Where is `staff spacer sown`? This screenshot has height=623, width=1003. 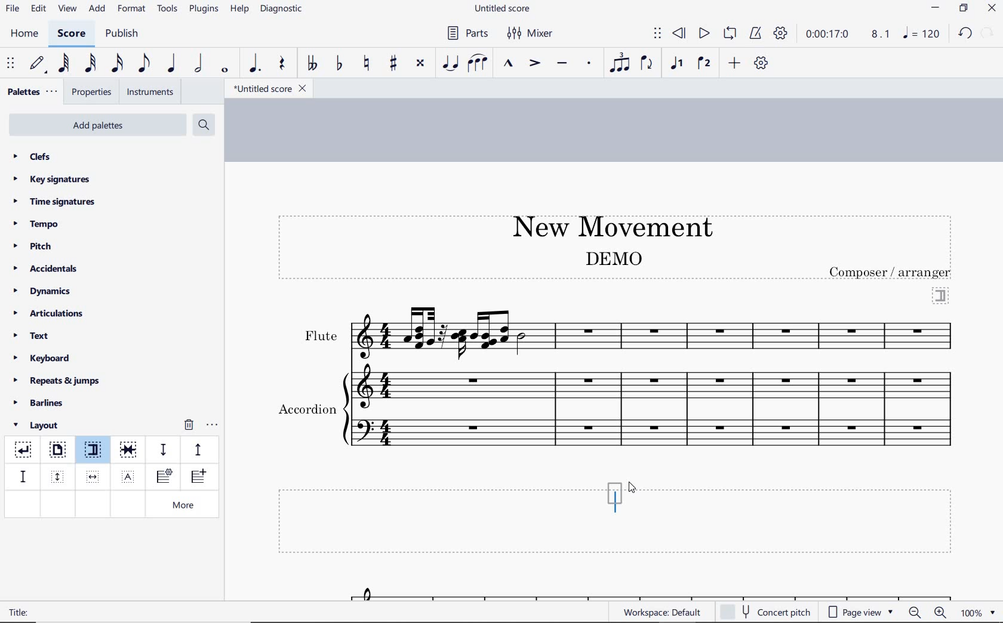 staff spacer sown is located at coordinates (163, 450).